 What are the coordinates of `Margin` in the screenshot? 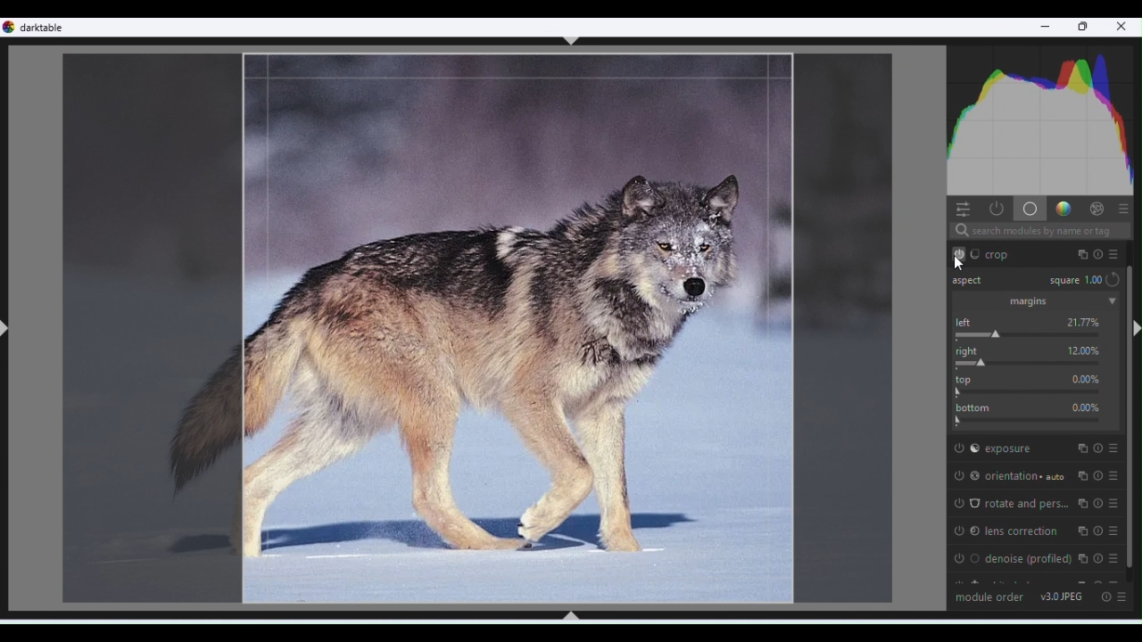 It's located at (1035, 301).